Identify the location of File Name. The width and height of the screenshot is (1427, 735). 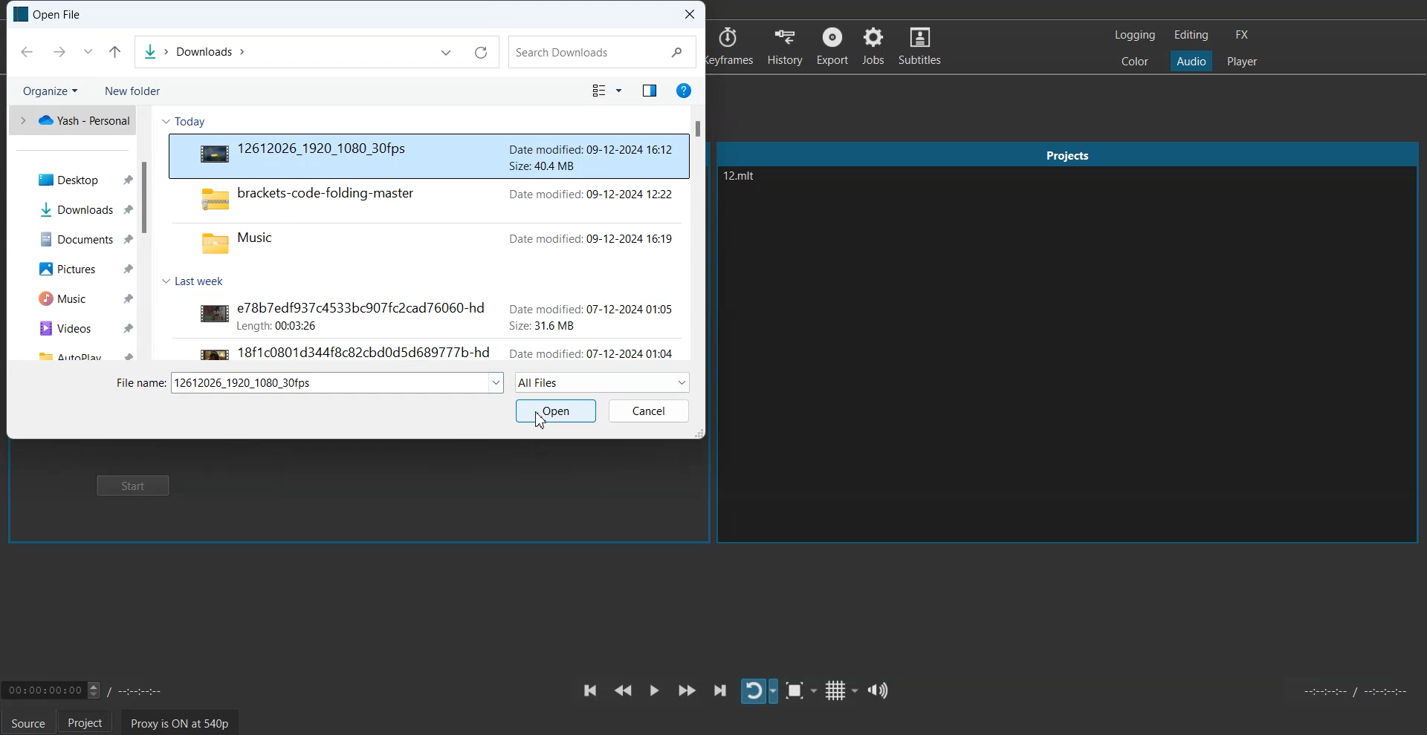
(139, 384).